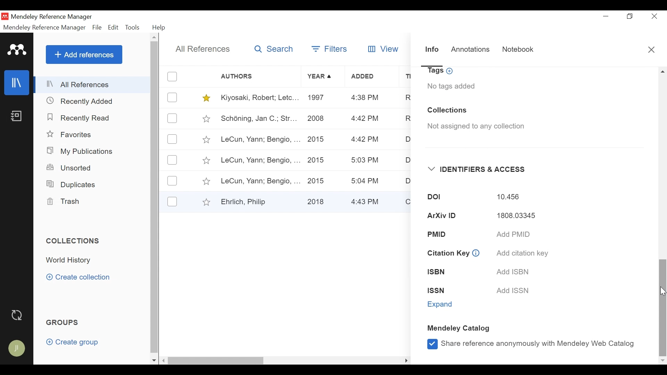 The height and width of the screenshot is (375, 667). Describe the element at coordinates (372, 77) in the screenshot. I see `Added` at that location.